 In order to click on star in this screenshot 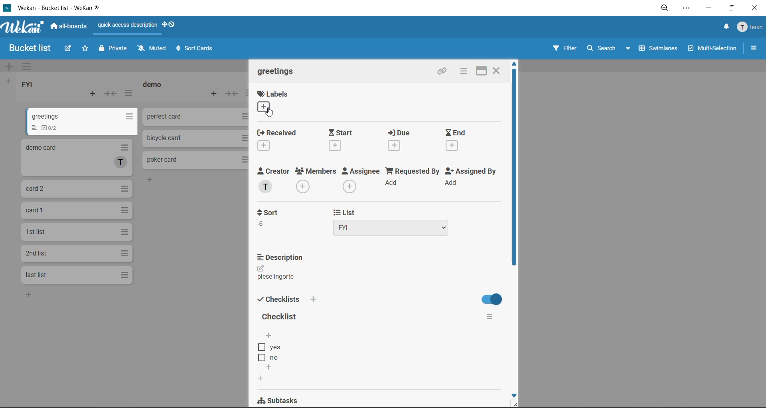, I will do `click(85, 50)`.